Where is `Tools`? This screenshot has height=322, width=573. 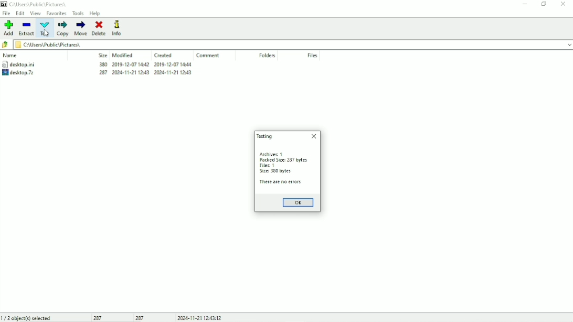
Tools is located at coordinates (78, 13).